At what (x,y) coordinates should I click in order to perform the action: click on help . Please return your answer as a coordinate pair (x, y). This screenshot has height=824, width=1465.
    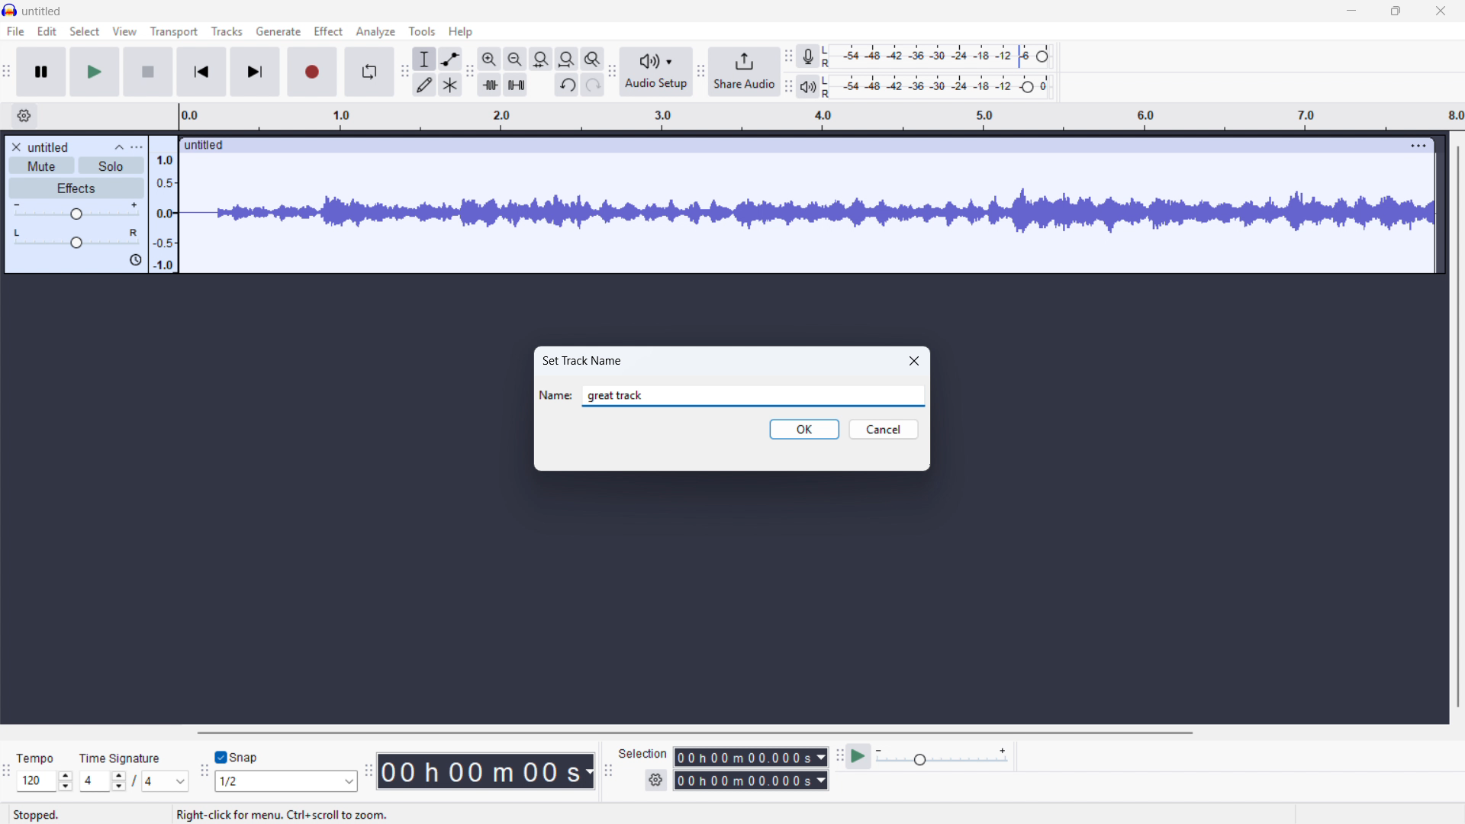
    Looking at the image, I should click on (460, 32).